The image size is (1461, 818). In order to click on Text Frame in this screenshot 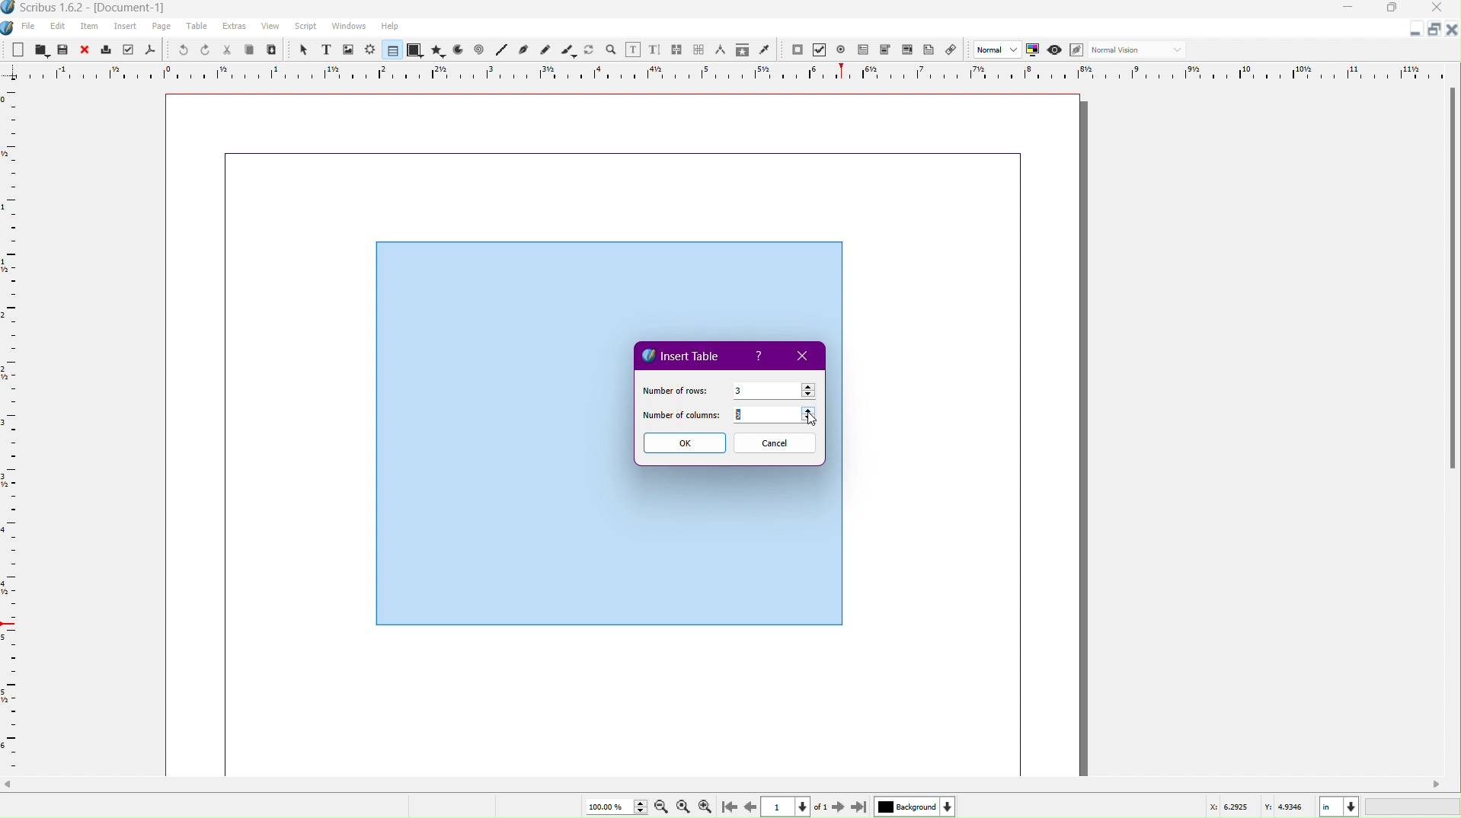, I will do `click(325, 50)`.